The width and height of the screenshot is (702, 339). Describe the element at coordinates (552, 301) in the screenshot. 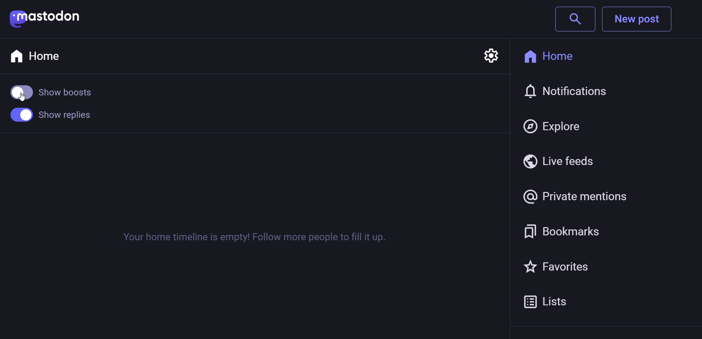

I see `list` at that location.